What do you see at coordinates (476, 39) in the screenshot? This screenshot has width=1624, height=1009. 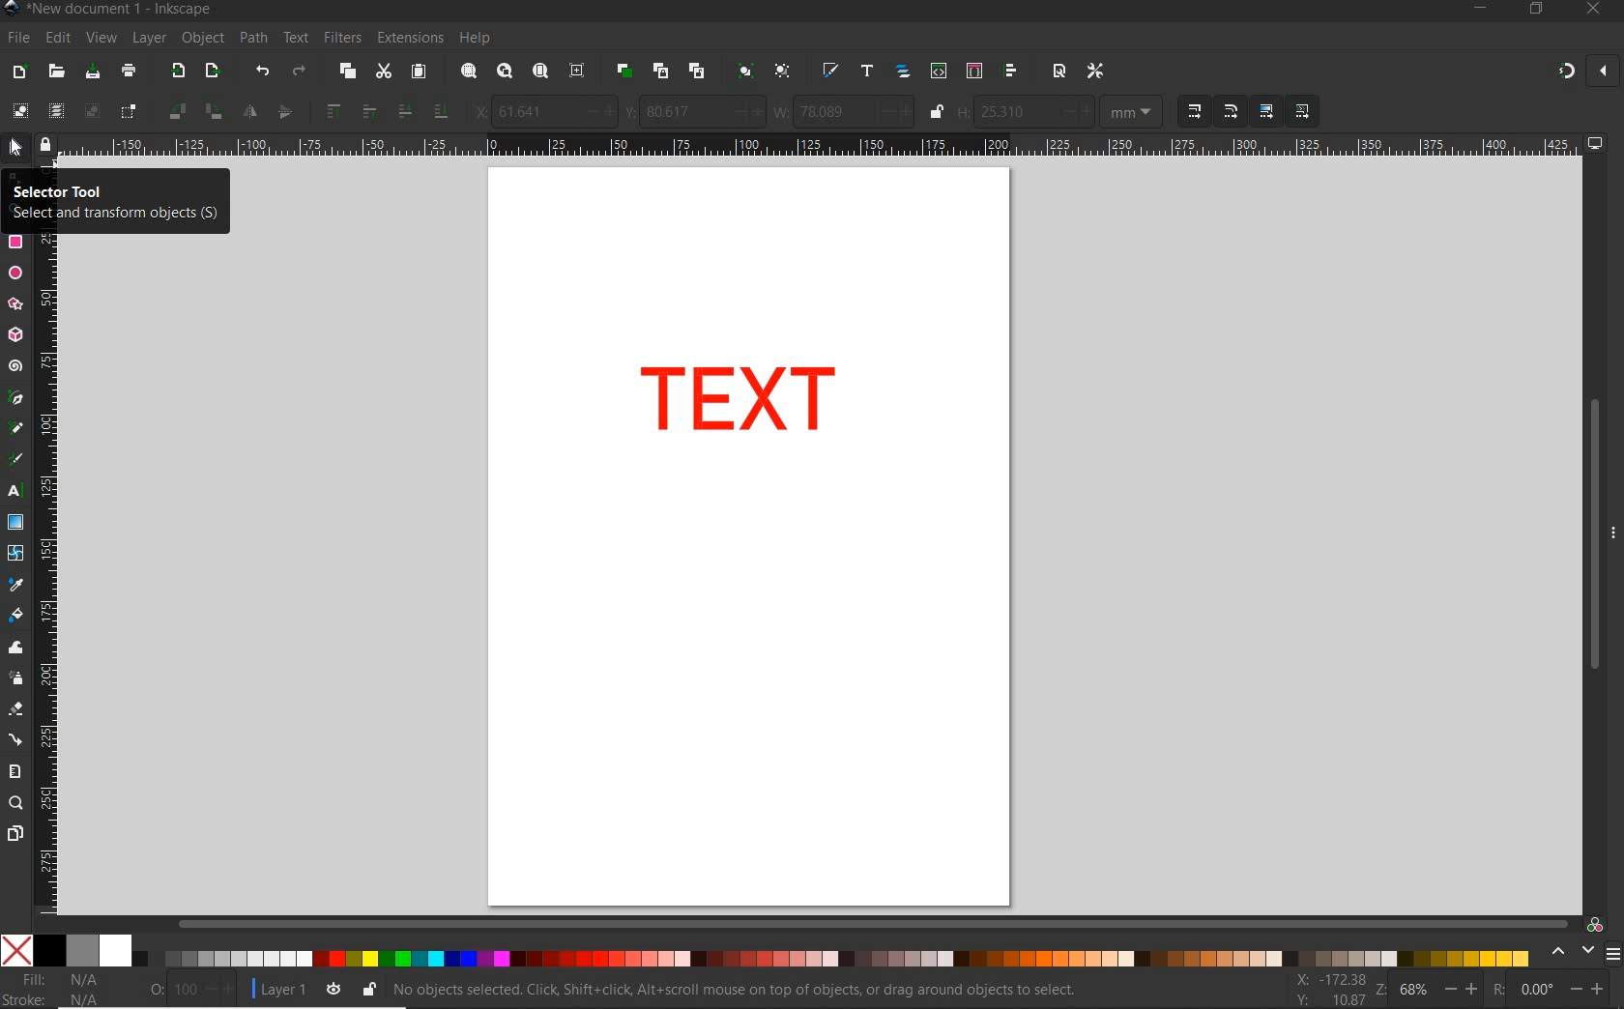 I see `help` at bounding box center [476, 39].